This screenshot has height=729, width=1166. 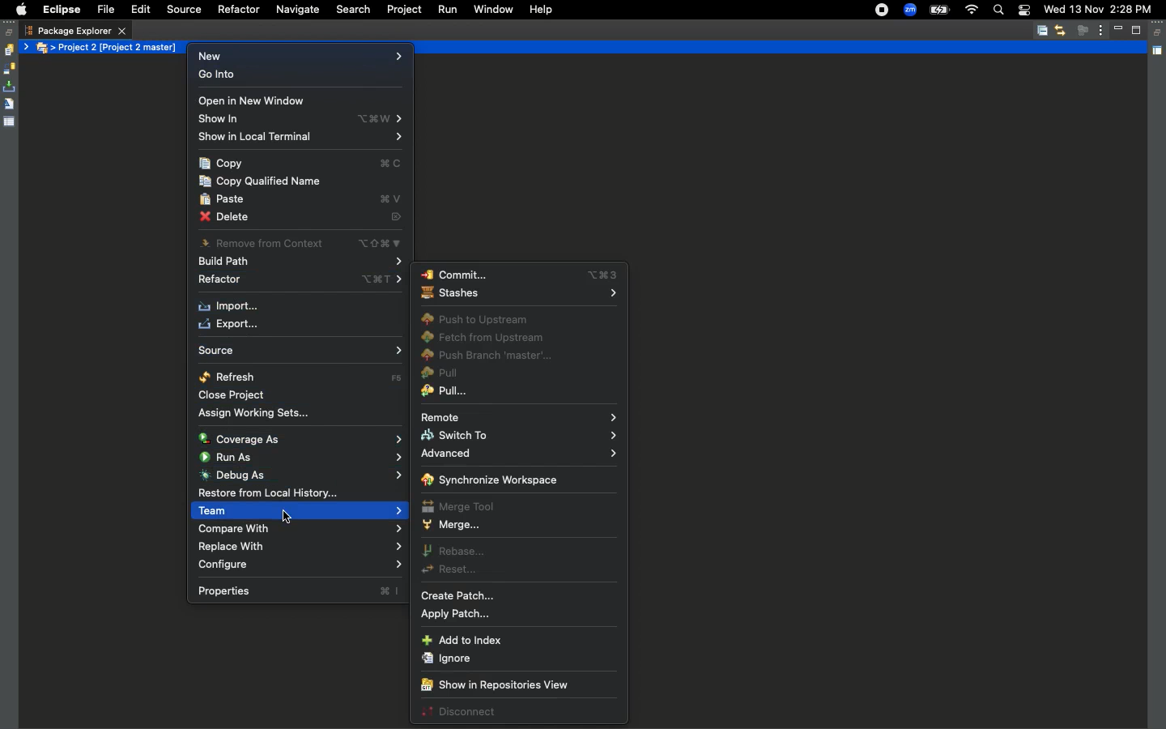 I want to click on Arrow, so click(x=54, y=49).